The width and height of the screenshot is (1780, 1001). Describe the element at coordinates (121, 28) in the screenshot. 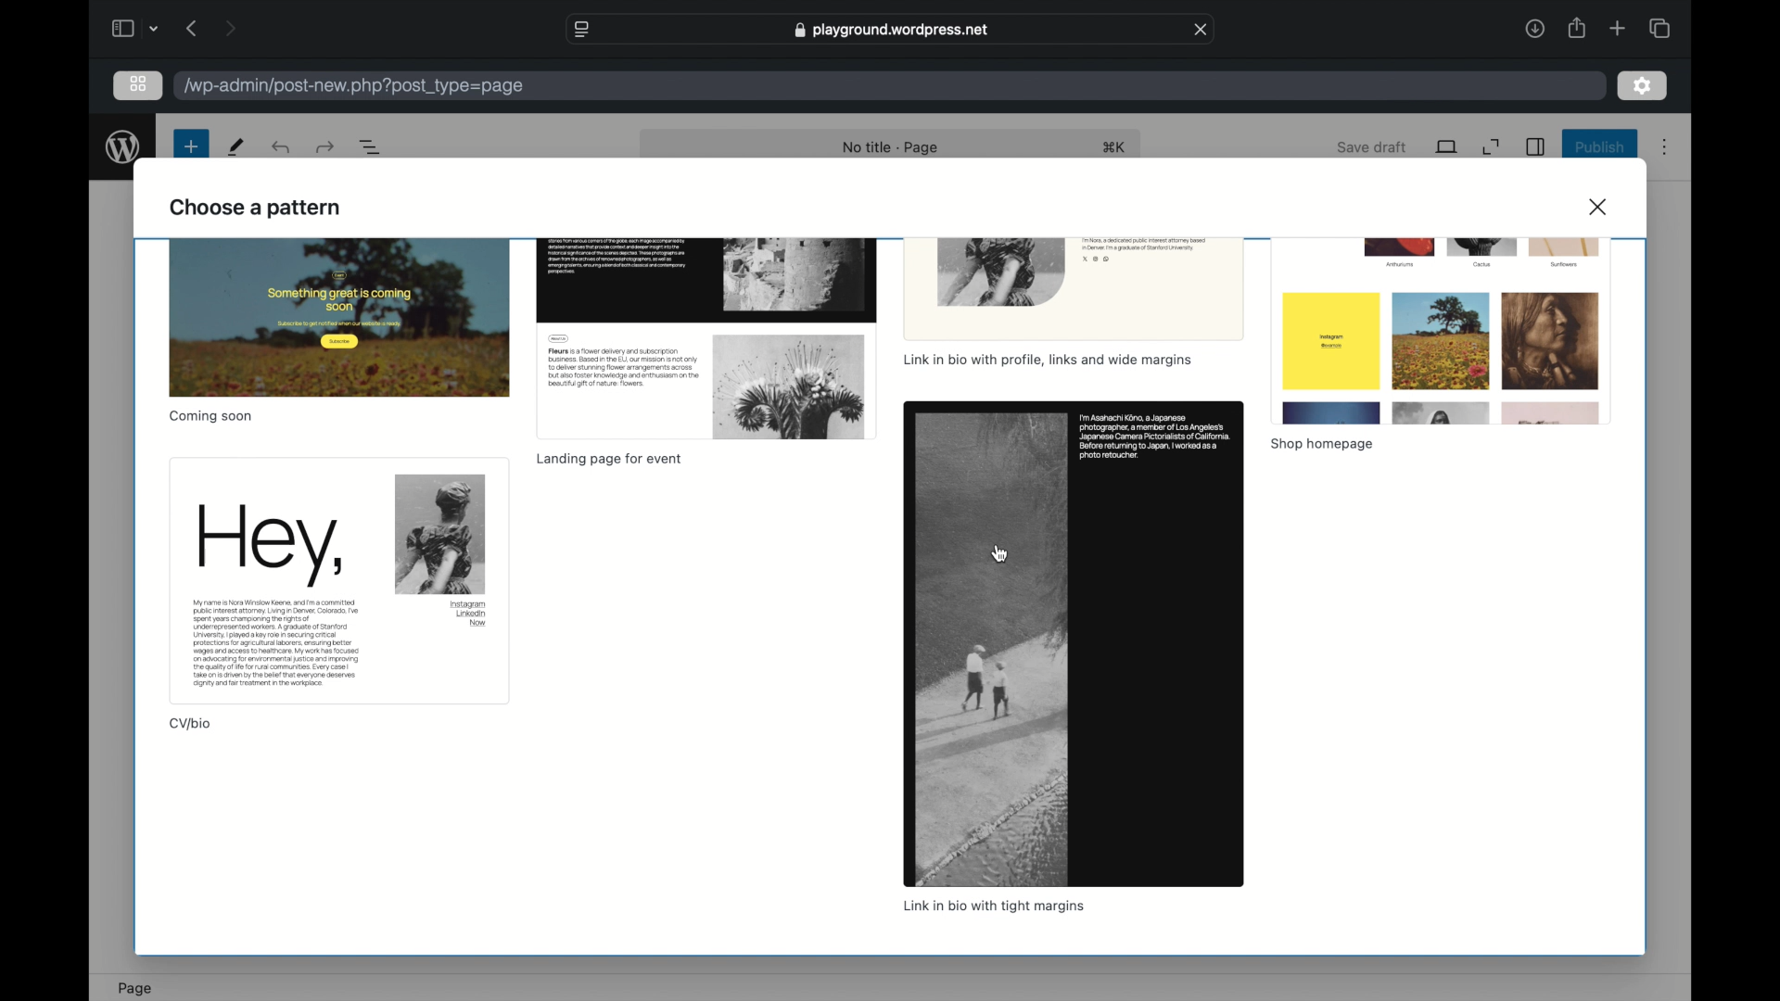

I see `sidebar` at that location.